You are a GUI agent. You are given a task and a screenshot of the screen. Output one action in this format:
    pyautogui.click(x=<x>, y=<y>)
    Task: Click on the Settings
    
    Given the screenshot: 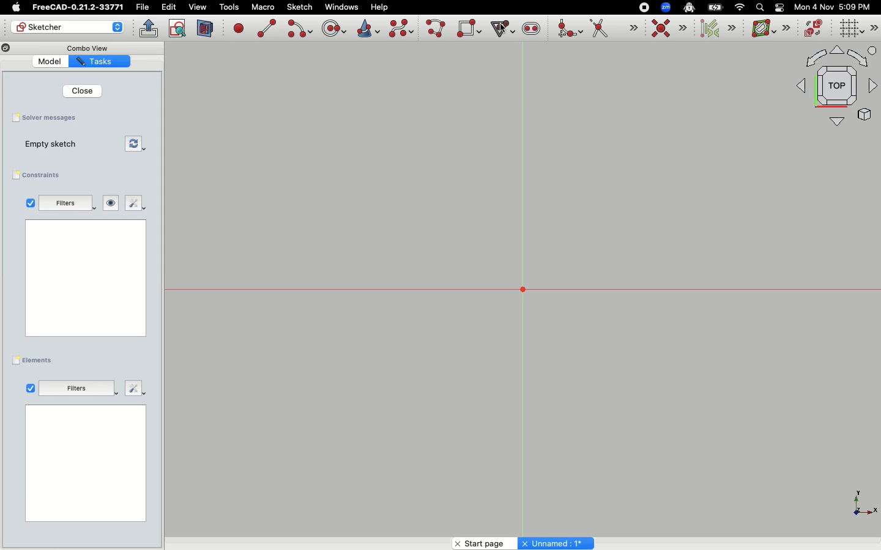 What is the action you would take?
    pyautogui.click(x=132, y=389)
    